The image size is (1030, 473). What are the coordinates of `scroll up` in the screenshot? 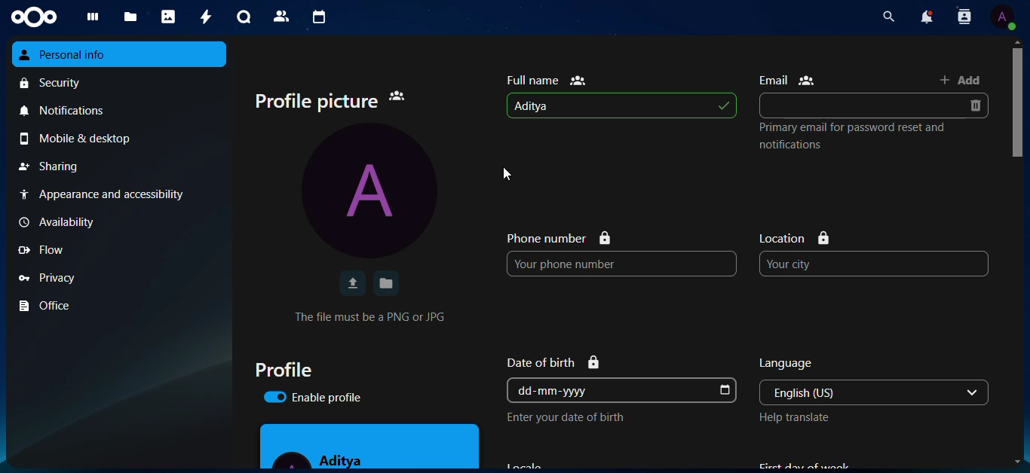 It's located at (1017, 41).